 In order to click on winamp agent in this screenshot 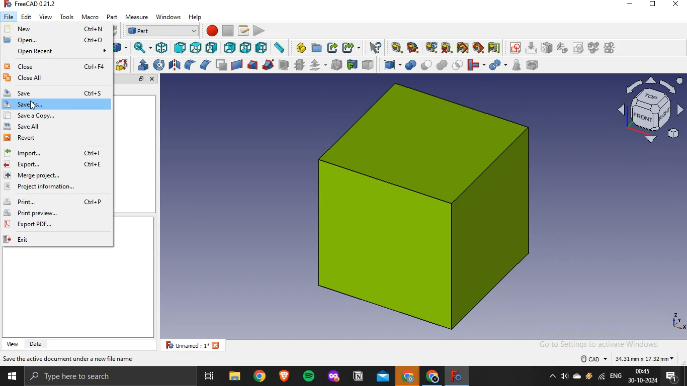, I will do `click(590, 377)`.